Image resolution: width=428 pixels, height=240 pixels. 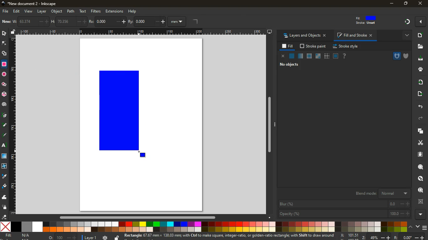 I want to click on text, so click(x=83, y=11).